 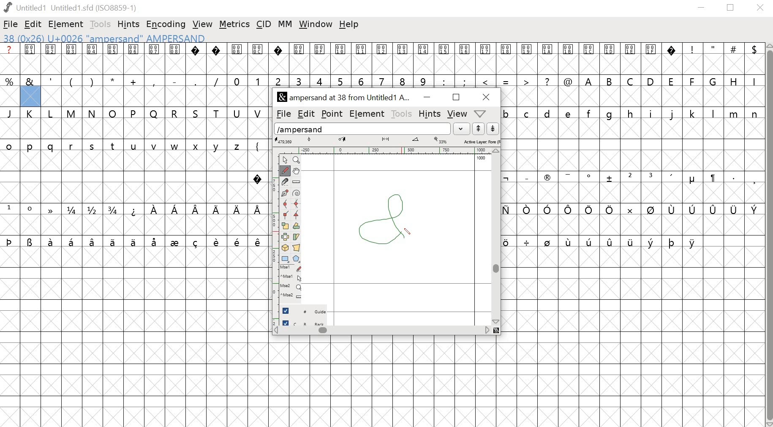 I want to click on 7, so click(x=383, y=80).